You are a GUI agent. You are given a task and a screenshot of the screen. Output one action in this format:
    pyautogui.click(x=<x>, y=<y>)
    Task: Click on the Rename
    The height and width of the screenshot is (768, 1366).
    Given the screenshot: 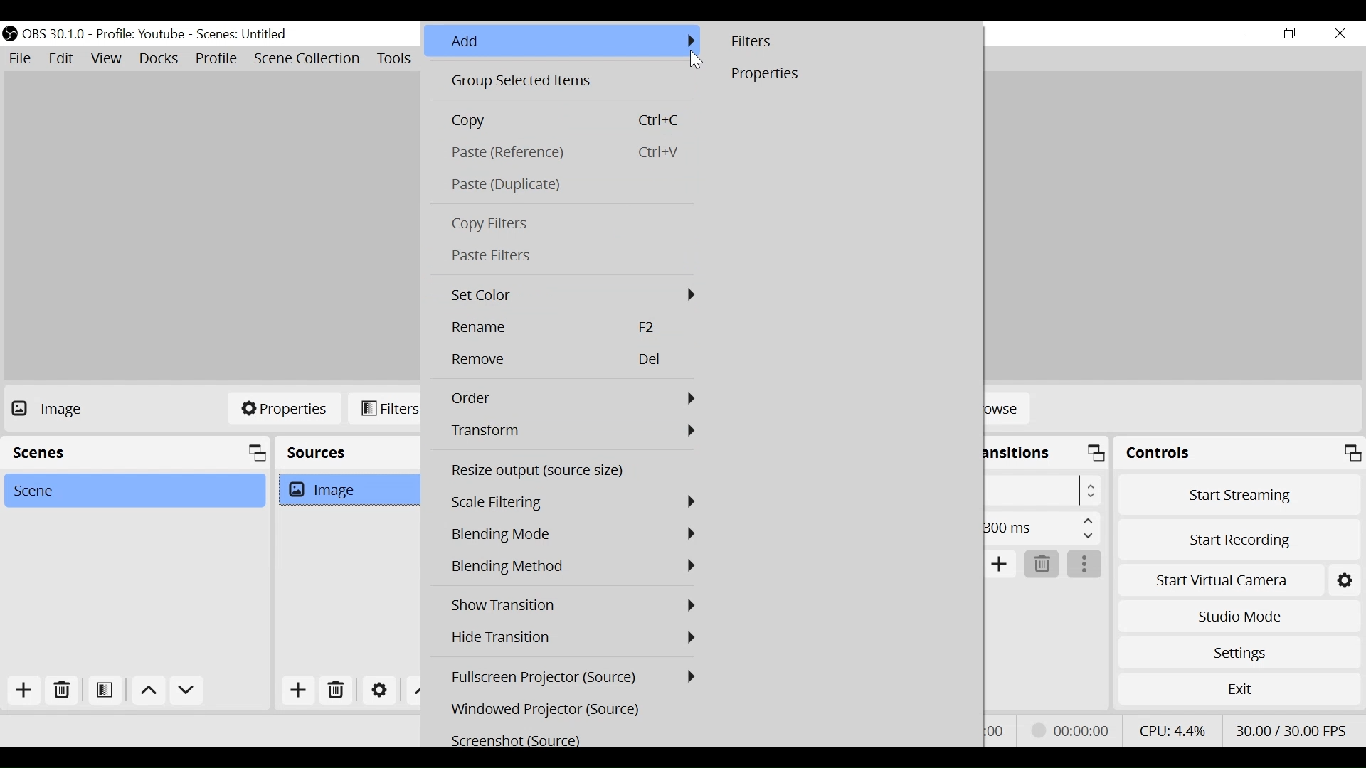 What is the action you would take?
    pyautogui.click(x=570, y=328)
    